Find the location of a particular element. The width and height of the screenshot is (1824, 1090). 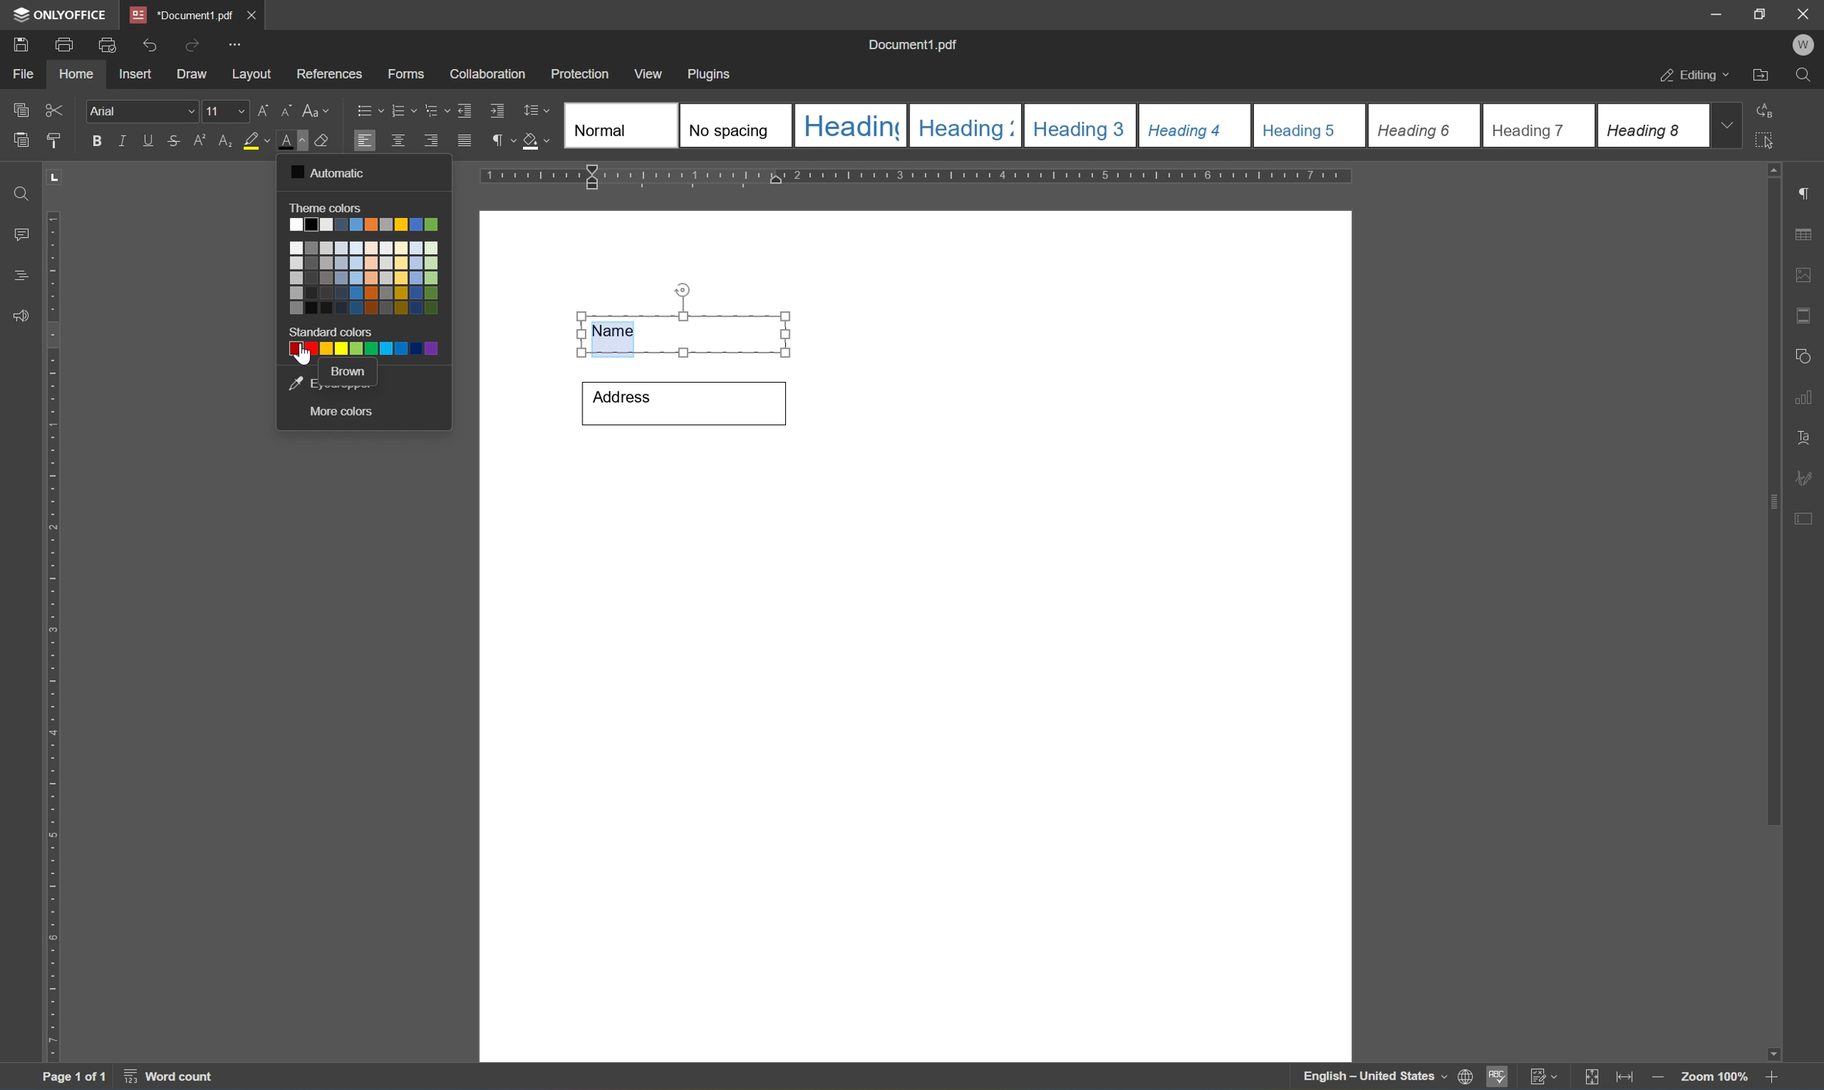

align center is located at coordinates (397, 140).